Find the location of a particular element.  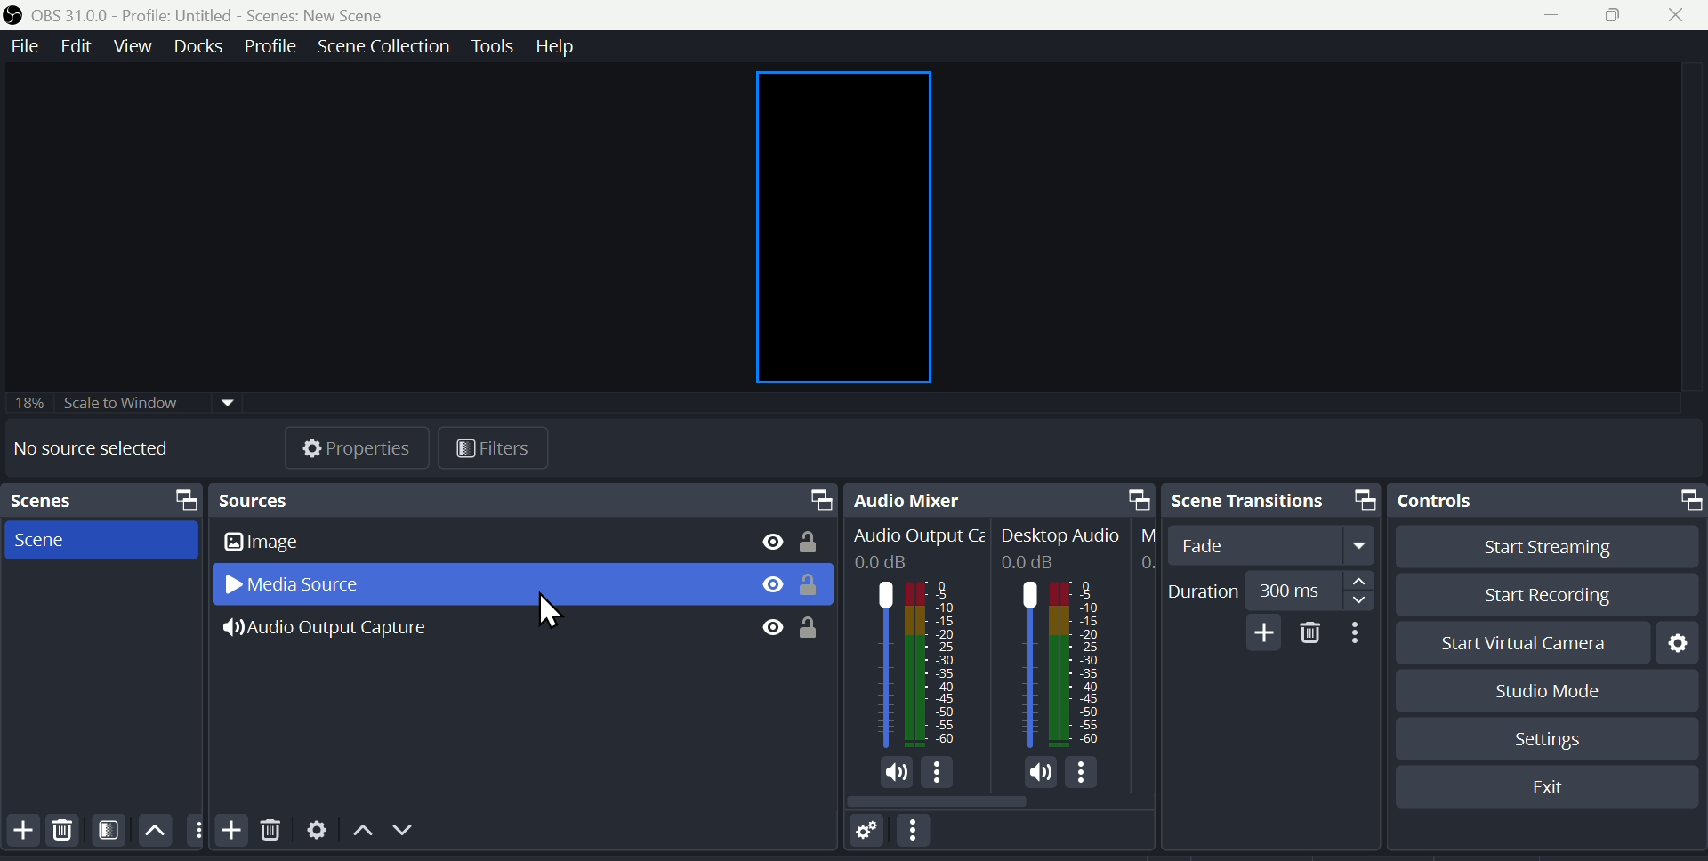

Add is located at coordinates (228, 828).